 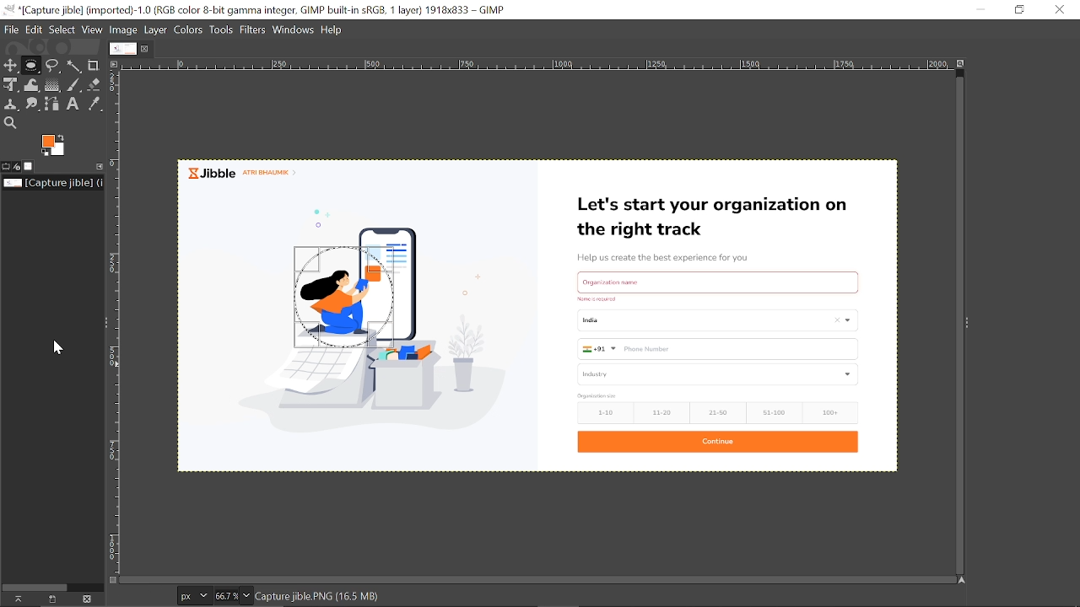 What do you see at coordinates (30, 166) in the screenshot?
I see `Images` at bounding box center [30, 166].